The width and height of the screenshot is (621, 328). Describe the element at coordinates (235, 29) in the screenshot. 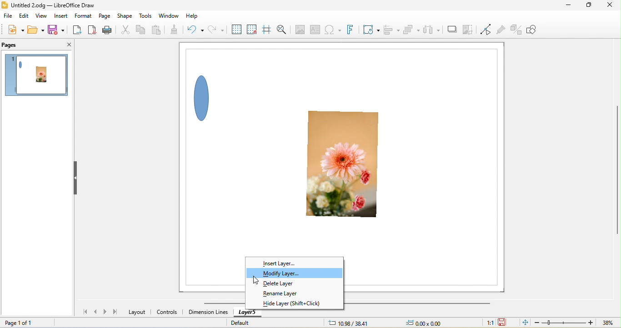

I see `display grid` at that location.